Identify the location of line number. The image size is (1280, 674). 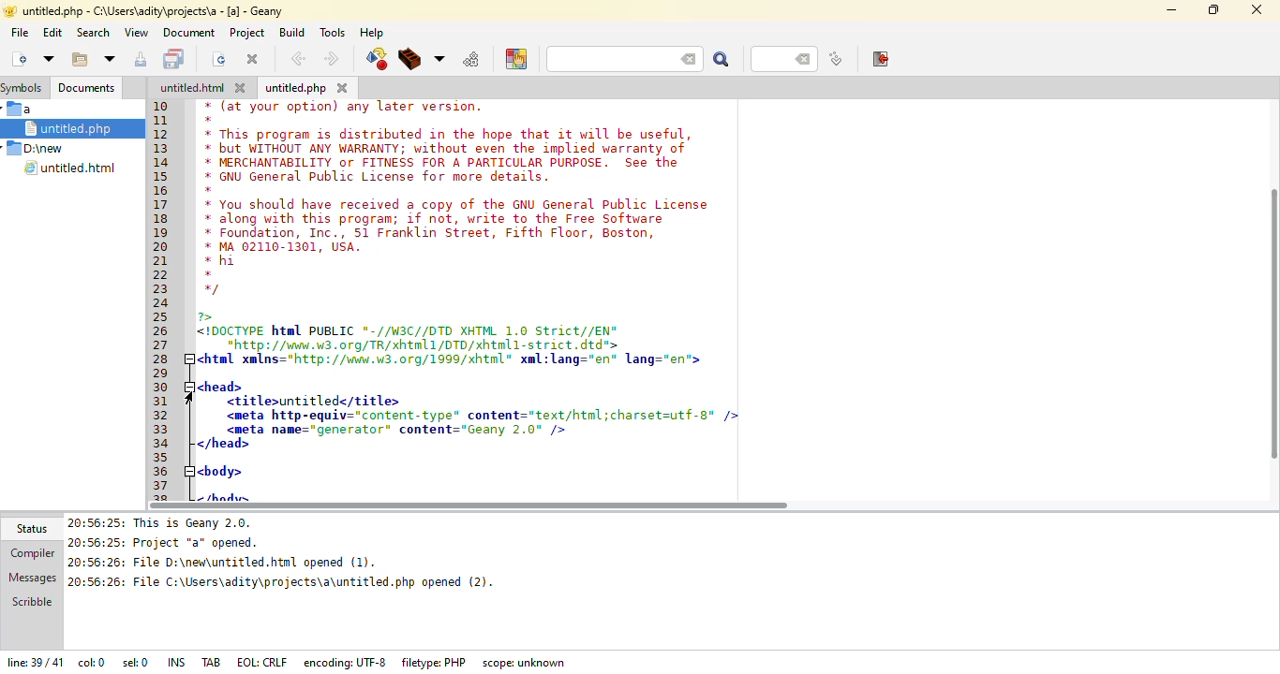
(165, 300).